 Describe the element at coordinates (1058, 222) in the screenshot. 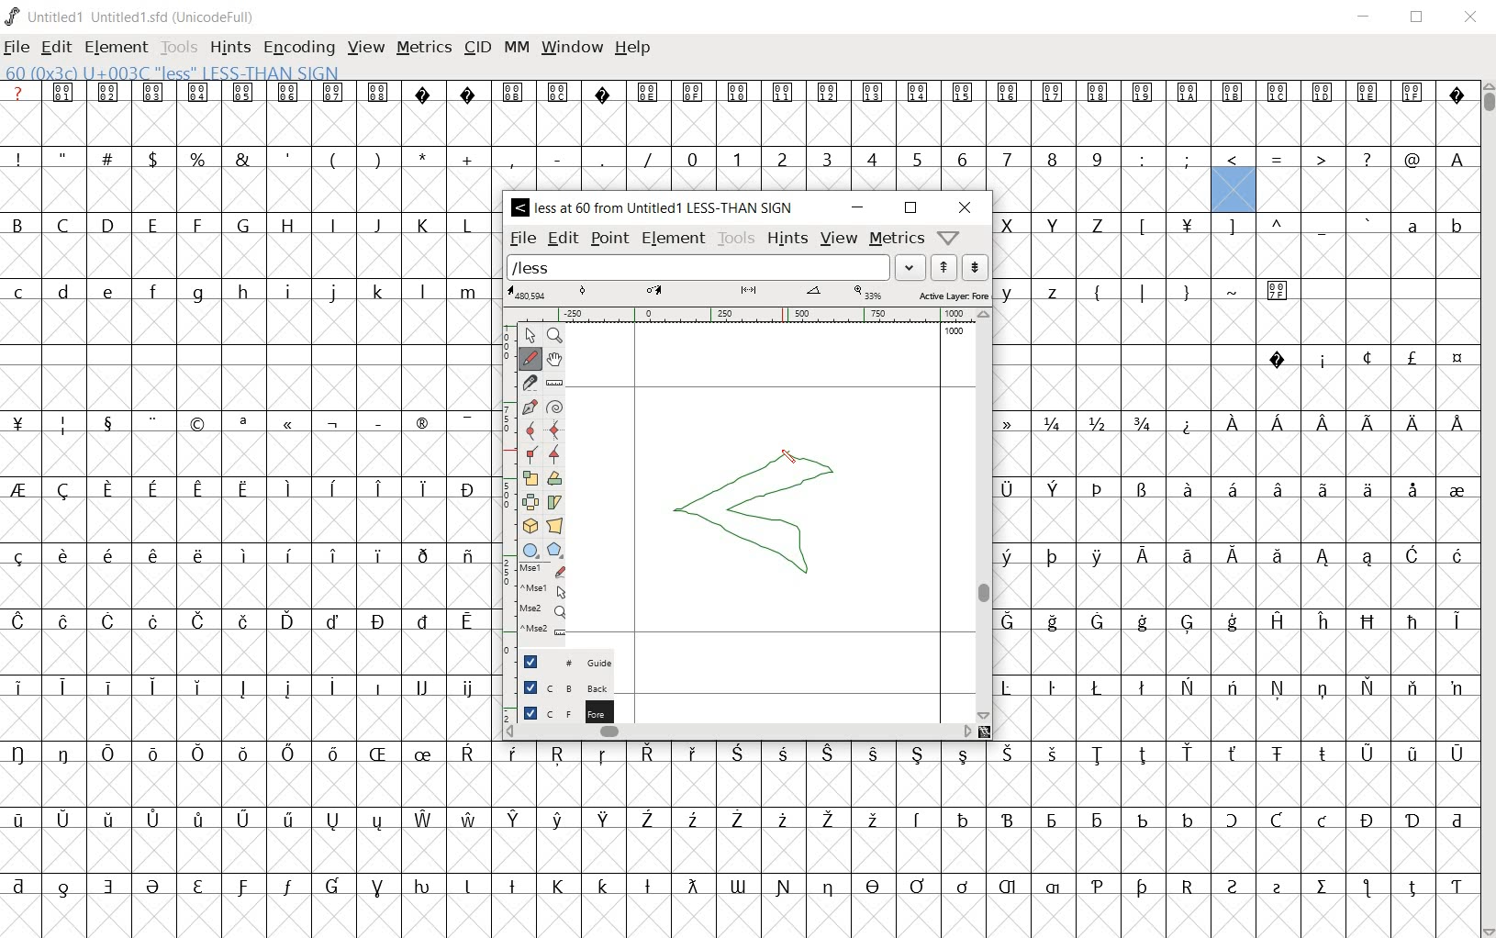

I see `capital letters X Y Y` at that location.